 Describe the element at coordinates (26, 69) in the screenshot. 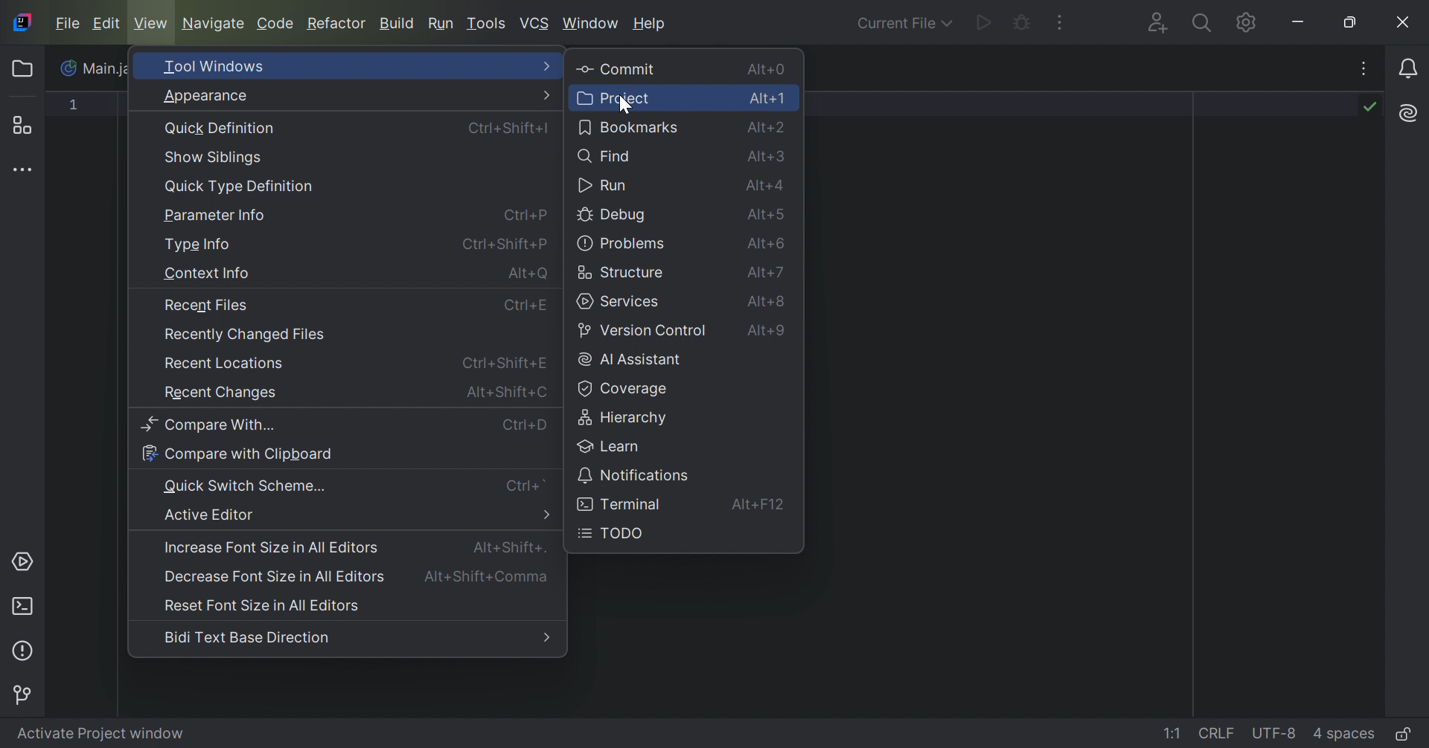

I see `Project` at that location.